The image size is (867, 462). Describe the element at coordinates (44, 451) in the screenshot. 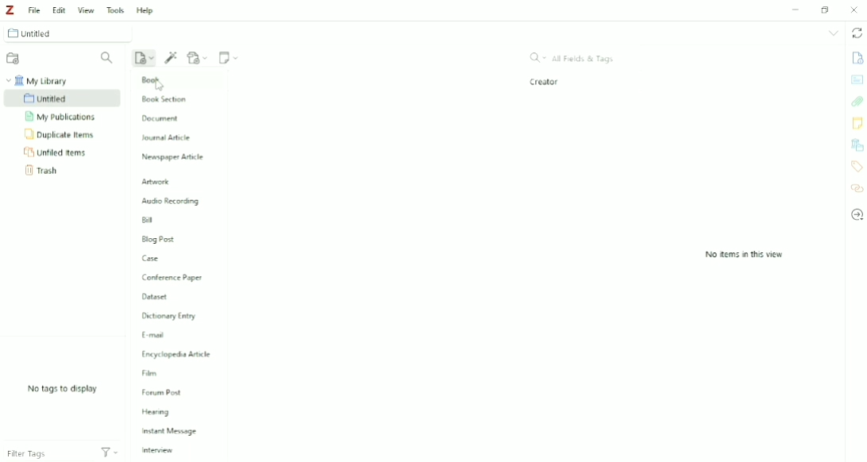

I see `Filter Tags` at that location.